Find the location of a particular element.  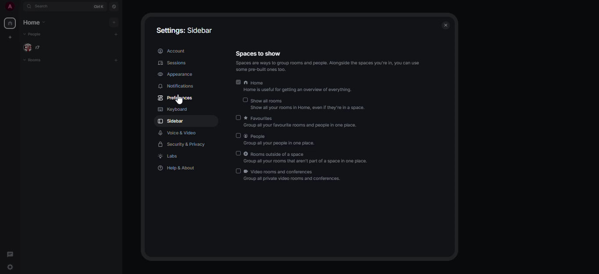

security & privacy is located at coordinates (180, 144).